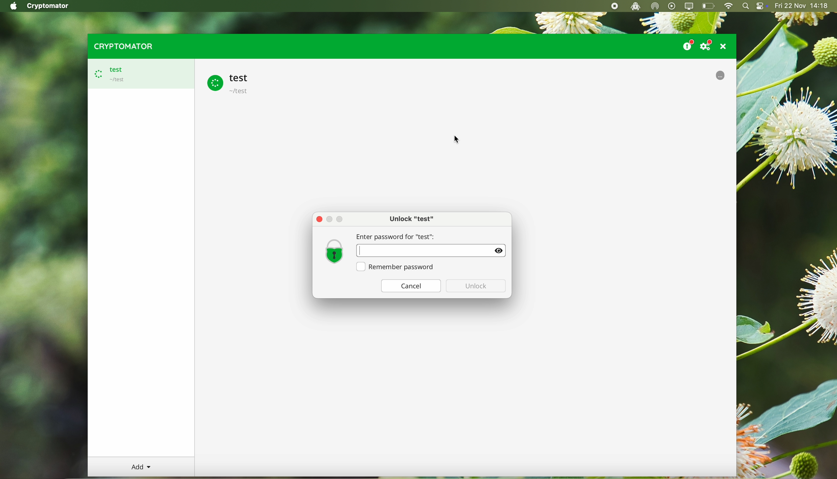 The image size is (837, 479). I want to click on remember password , so click(398, 267).